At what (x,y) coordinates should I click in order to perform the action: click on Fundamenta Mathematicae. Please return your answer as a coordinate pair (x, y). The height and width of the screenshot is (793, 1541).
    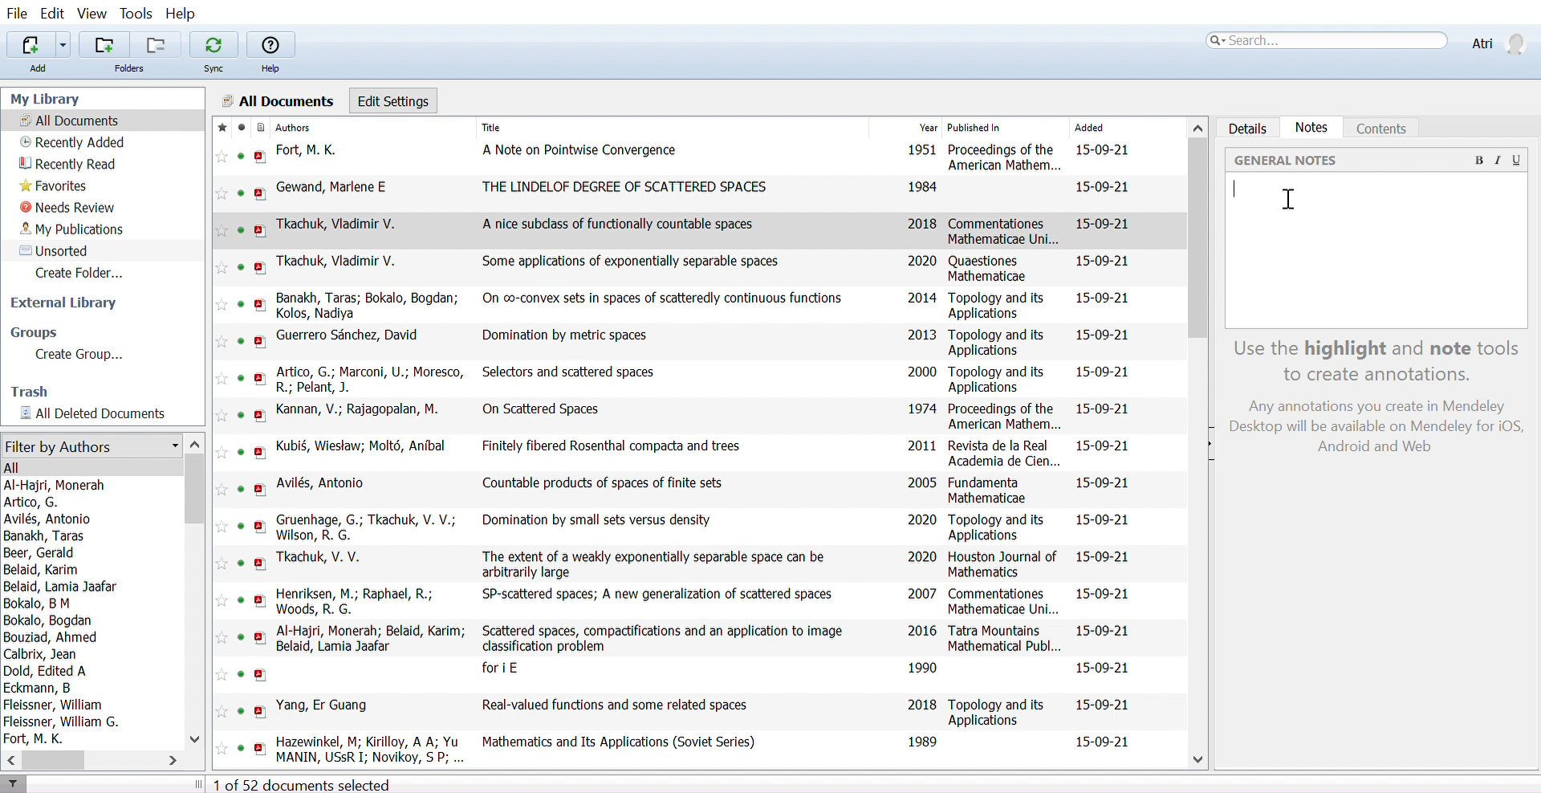
    Looking at the image, I should click on (992, 489).